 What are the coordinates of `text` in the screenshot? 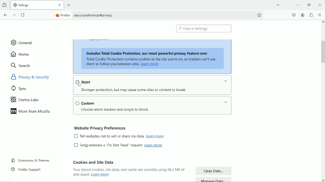 It's located at (151, 59).